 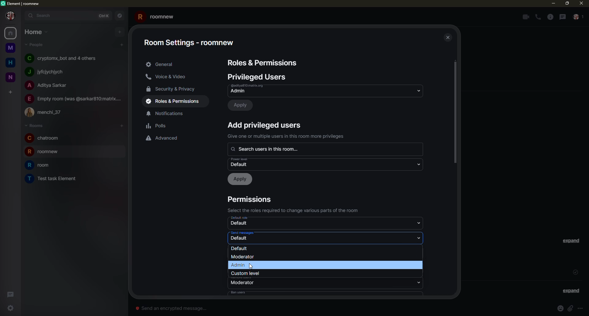 I want to click on roles, so click(x=263, y=63).